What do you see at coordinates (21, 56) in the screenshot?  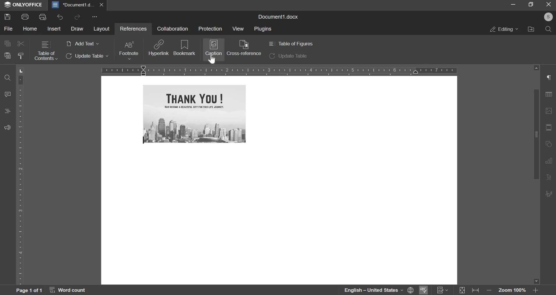 I see `clear style` at bounding box center [21, 56].